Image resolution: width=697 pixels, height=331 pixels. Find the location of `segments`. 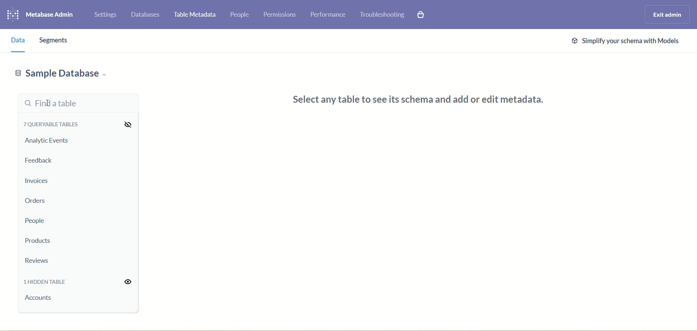

segments is located at coordinates (58, 42).